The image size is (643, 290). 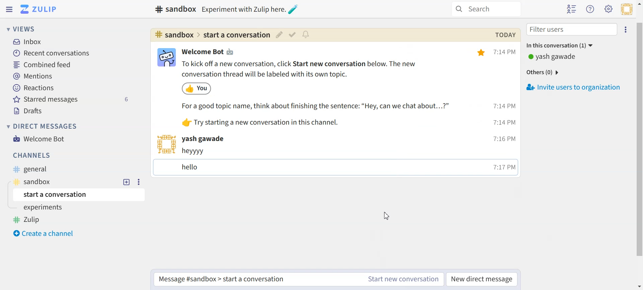 I want to click on Unstar this message, so click(x=482, y=53).